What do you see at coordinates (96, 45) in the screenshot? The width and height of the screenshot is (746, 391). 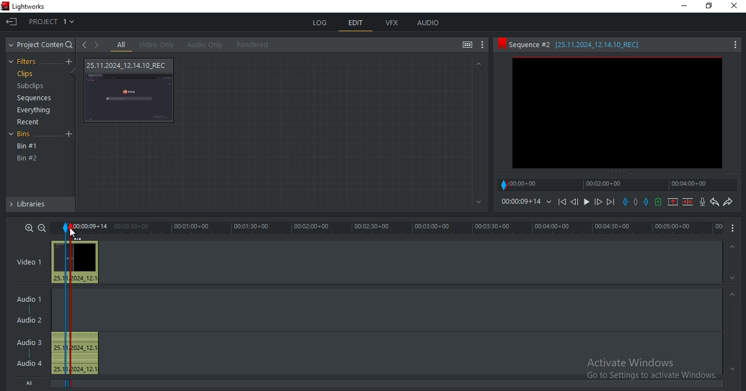 I see `` at bounding box center [96, 45].